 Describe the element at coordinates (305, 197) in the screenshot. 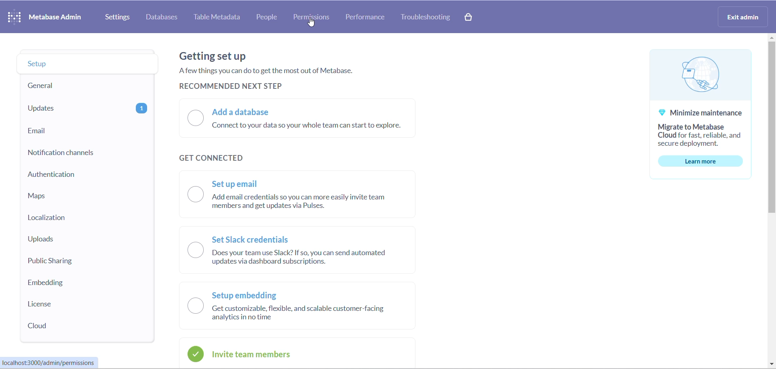

I see `set up email radio button` at that location.